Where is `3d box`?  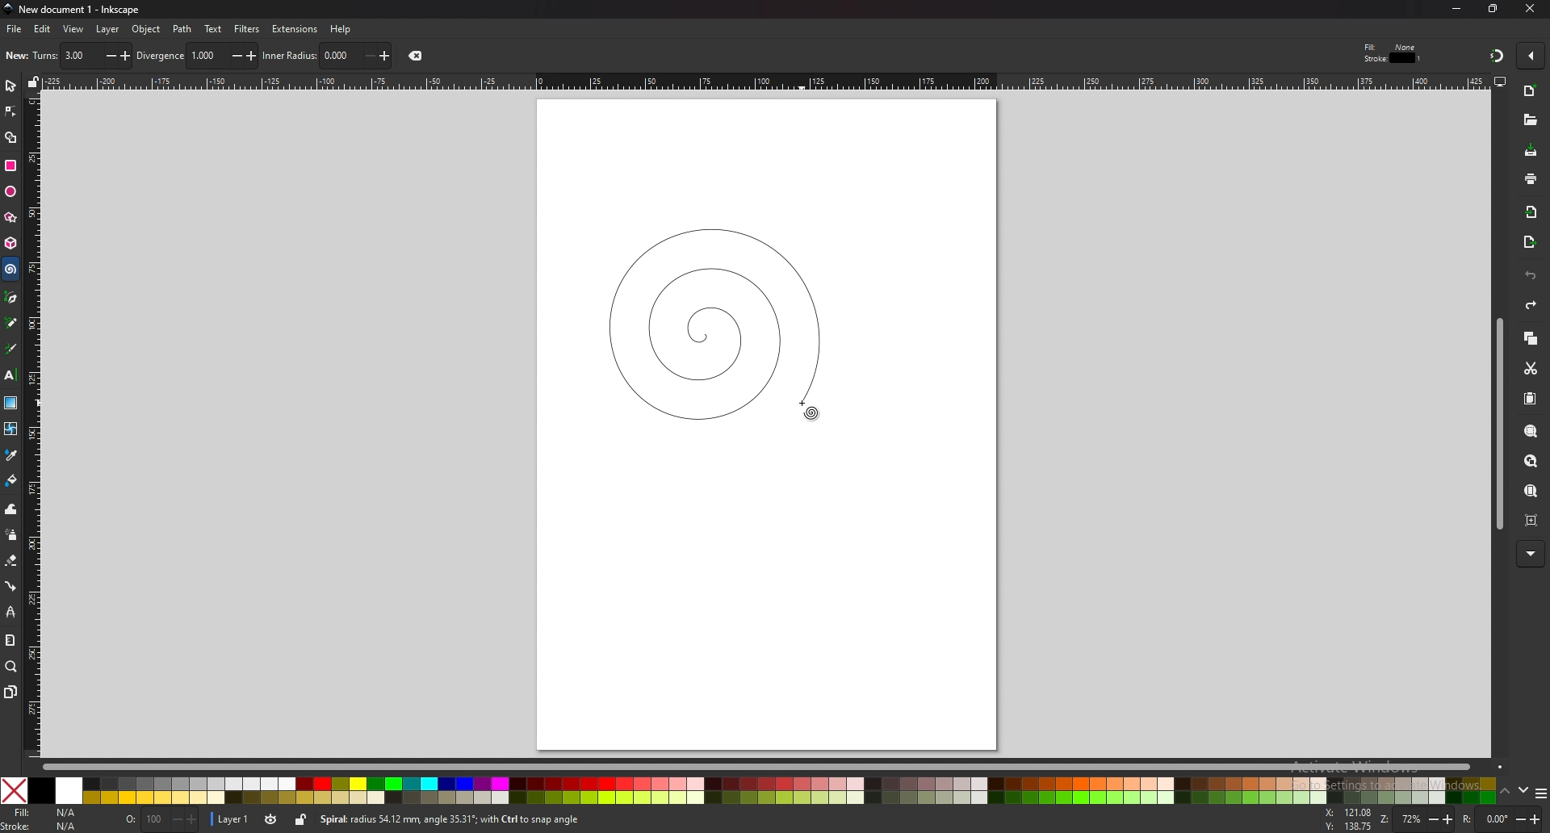
3d box is located at coordinates (10, 245).